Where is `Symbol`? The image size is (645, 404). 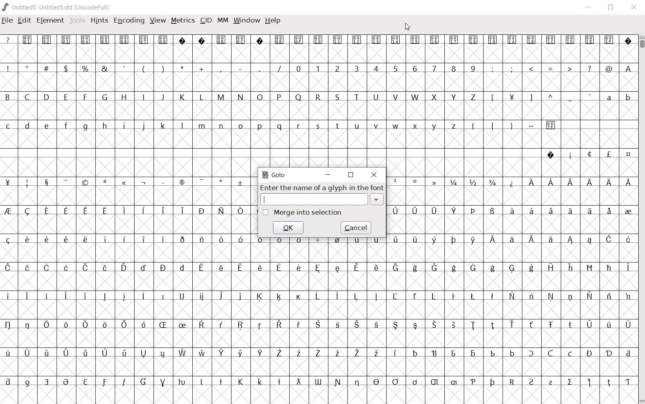
Symbol is located at coordinates (65, 296).